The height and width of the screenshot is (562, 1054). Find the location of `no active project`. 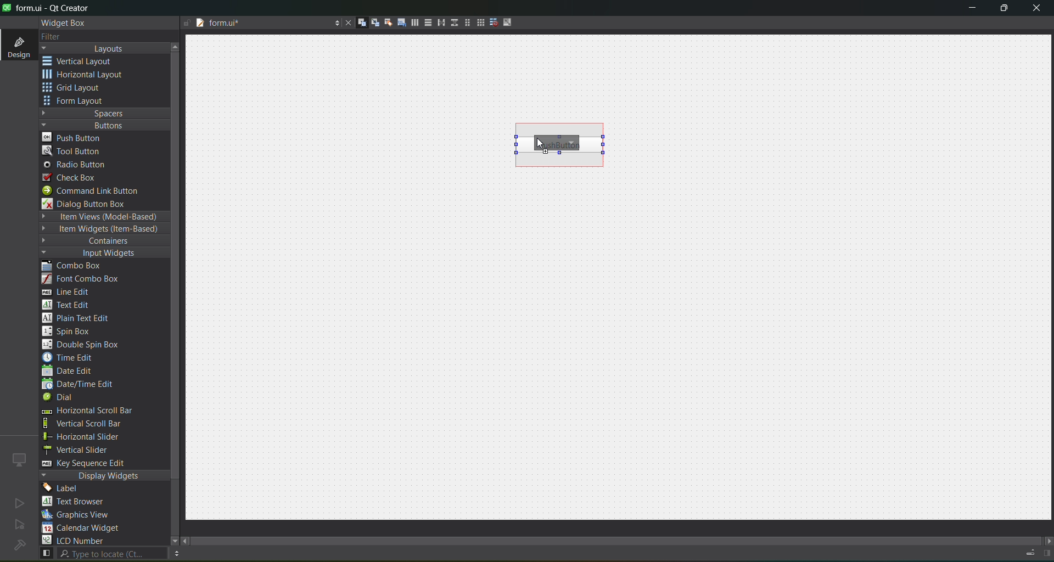

no active project is located at coordinates (19, 503).